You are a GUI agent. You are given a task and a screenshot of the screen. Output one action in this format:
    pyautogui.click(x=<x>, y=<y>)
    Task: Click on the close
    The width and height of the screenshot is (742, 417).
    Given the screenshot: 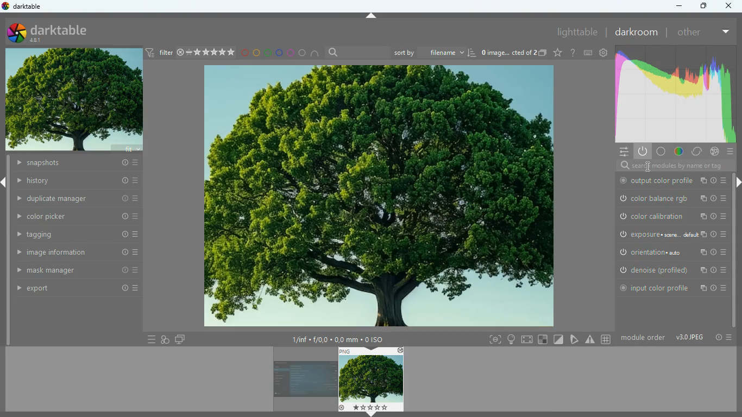 What is the action you would take?
    pyautogui.click(x=731, y=6)
    